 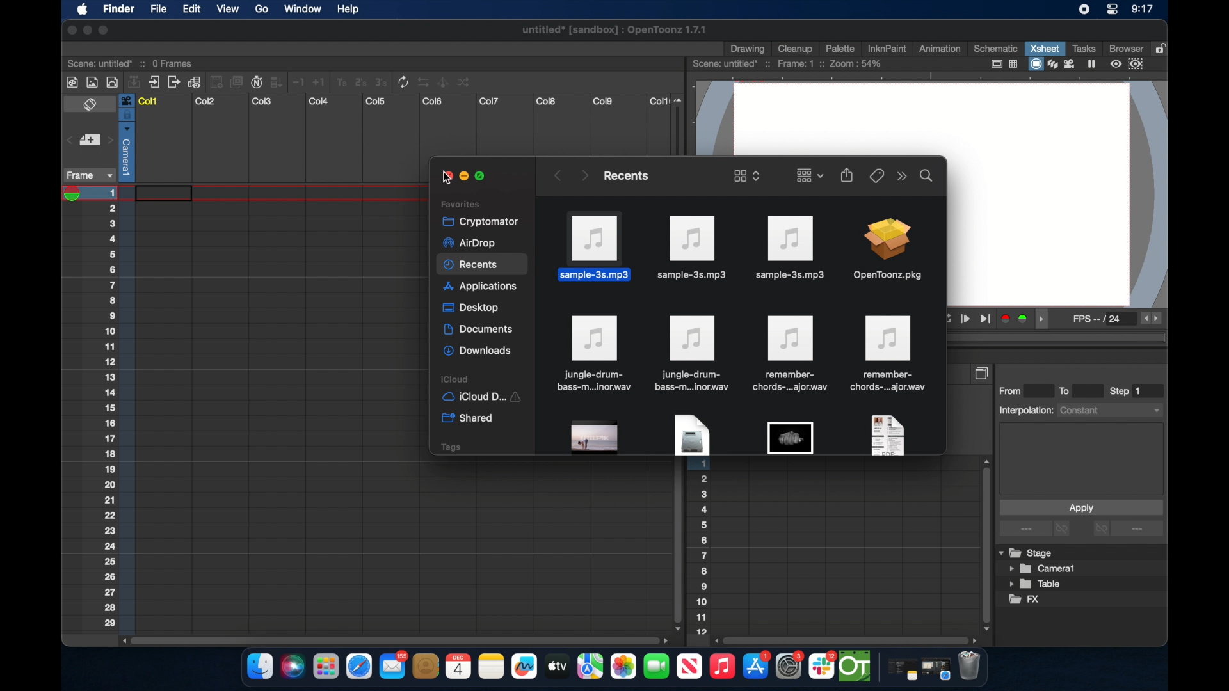 I want to click on finder, so click(x=118, y=10).